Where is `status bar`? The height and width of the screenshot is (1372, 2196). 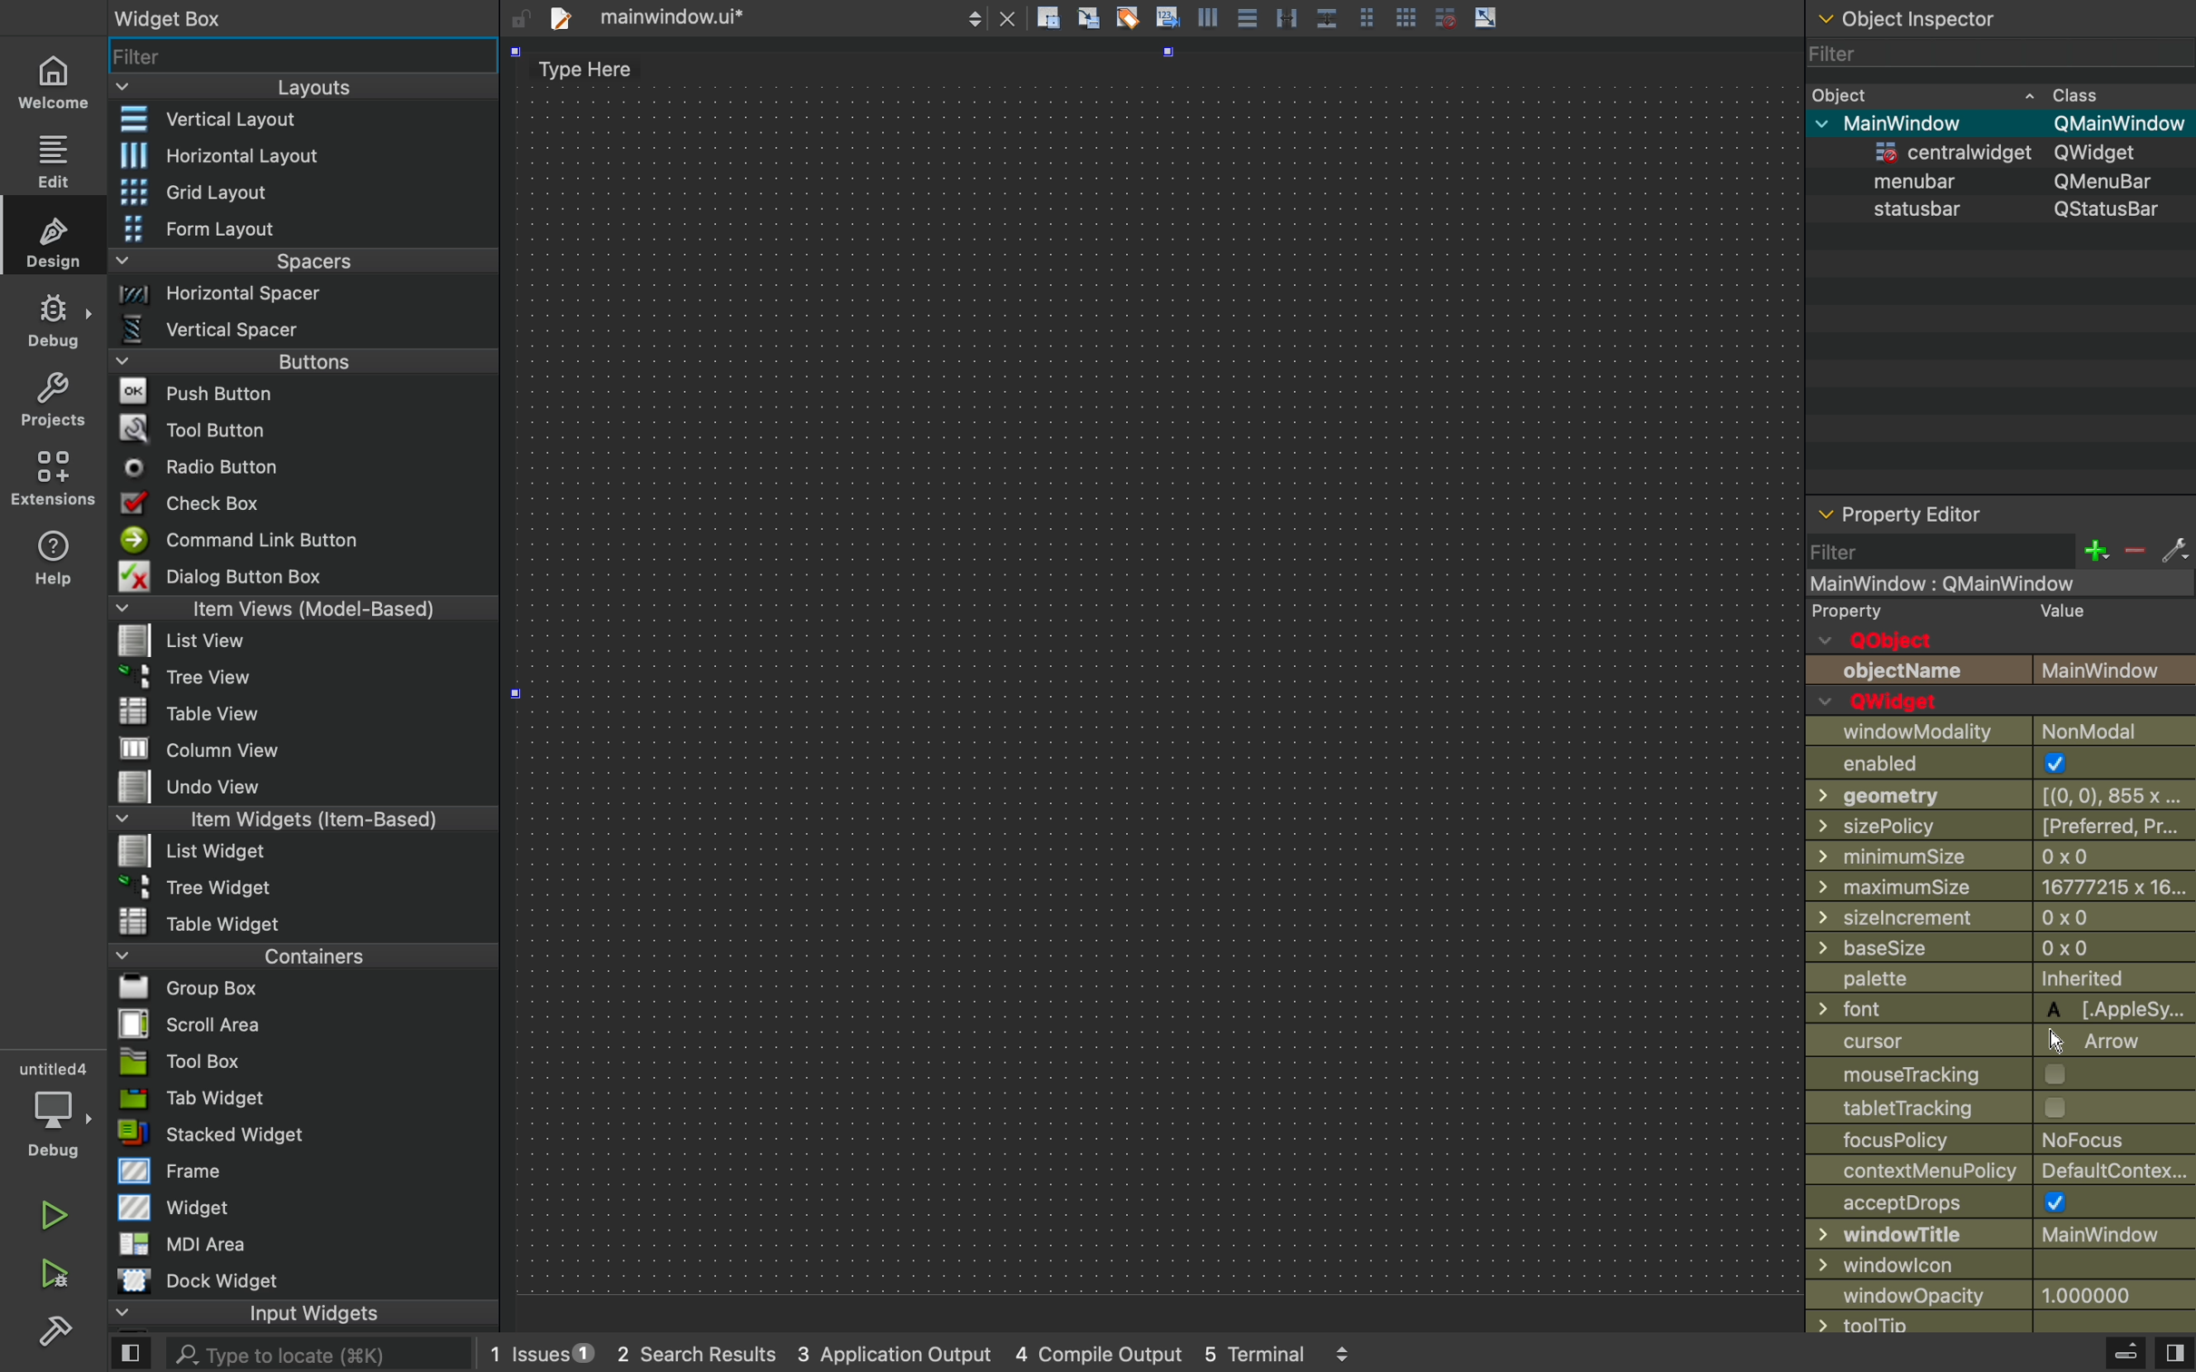 status bar is located at coordinates (2002, 211).